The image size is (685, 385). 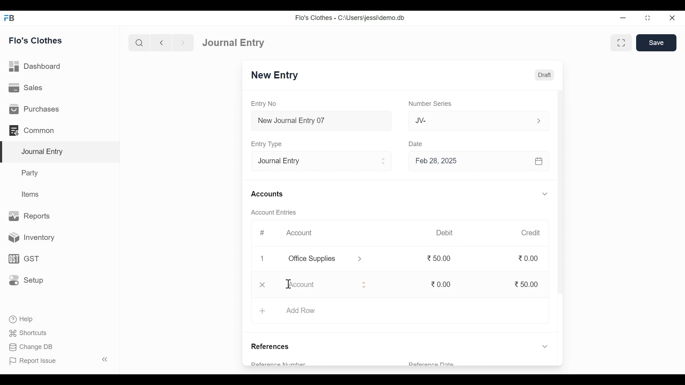 I want to click on Frappe Books Desktop Icon, so click(x=10, y=18).